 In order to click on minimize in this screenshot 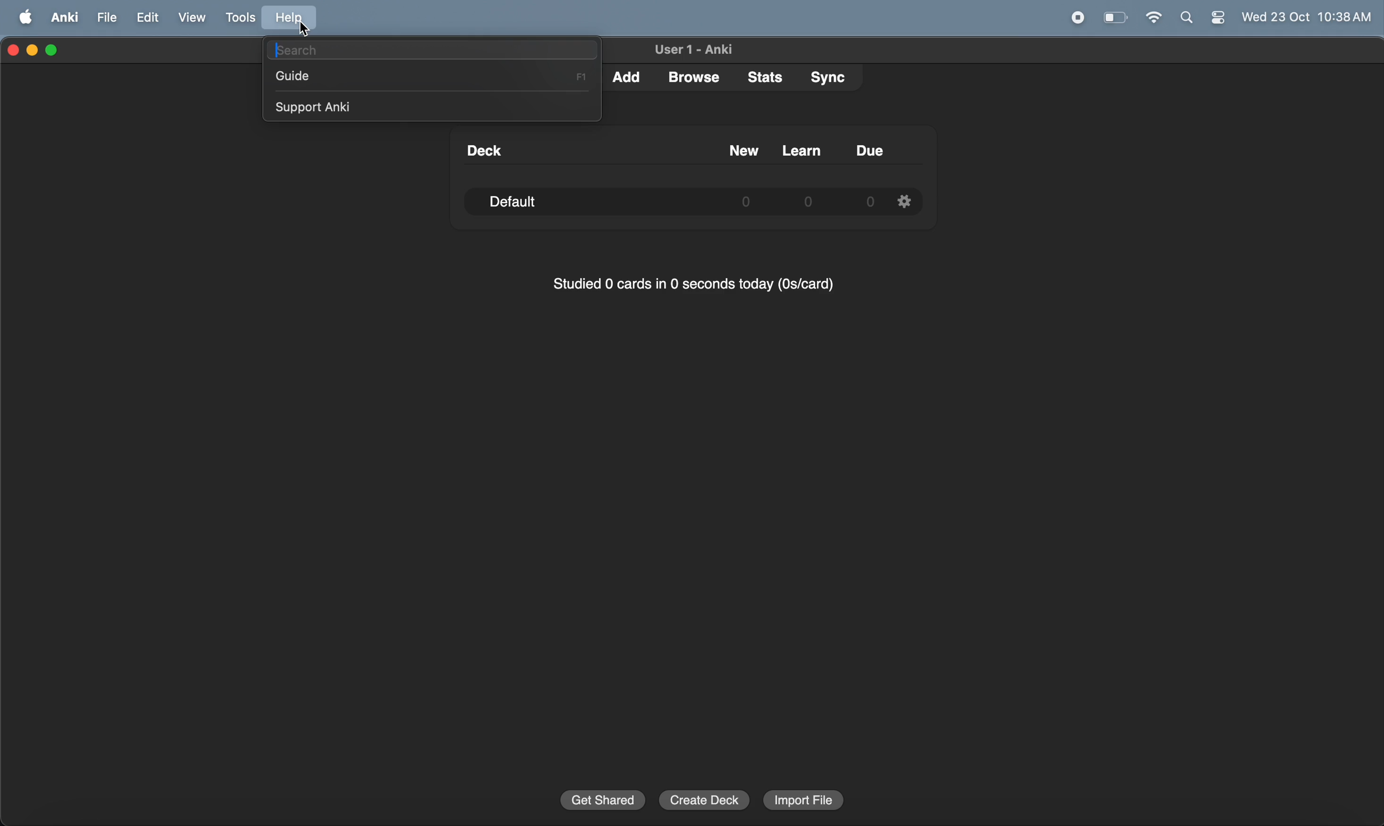, I will do `click(33, 51)`.